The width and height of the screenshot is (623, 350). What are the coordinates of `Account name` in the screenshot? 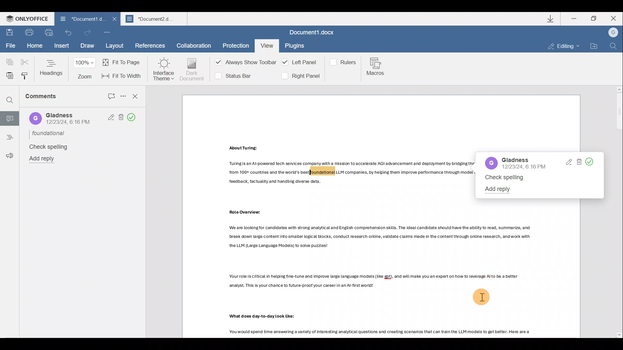 It's located at (613, 33).